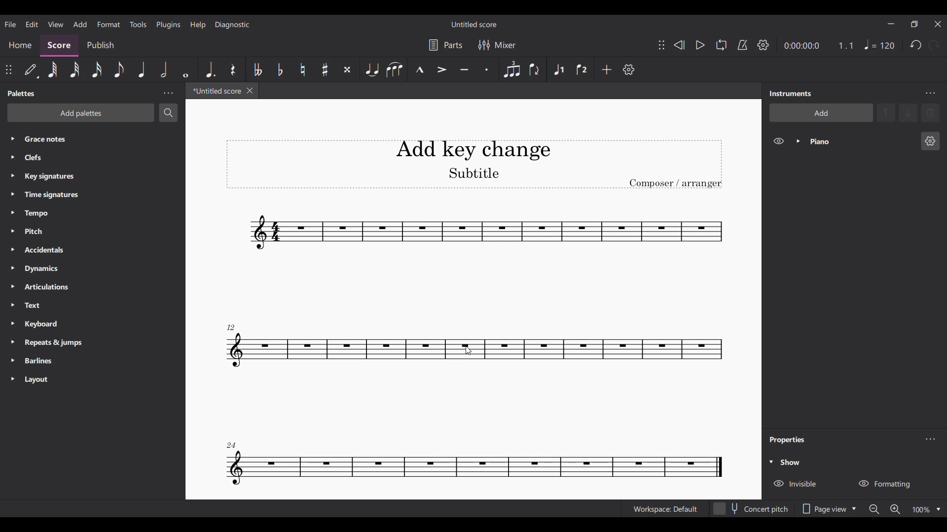 The width and height of the screenshot is (947, 532). I want to click on Rewind, so click(679, 45).